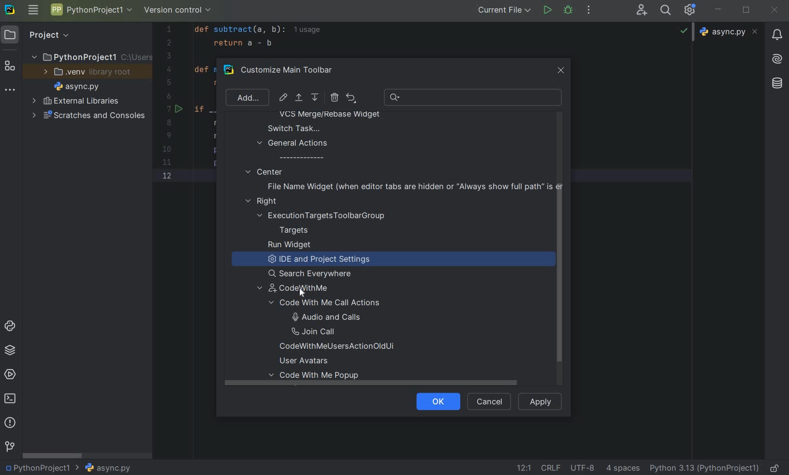  Describe the element at coordinates (303, 293) in the screenshot. I see `Cursor` at that location.